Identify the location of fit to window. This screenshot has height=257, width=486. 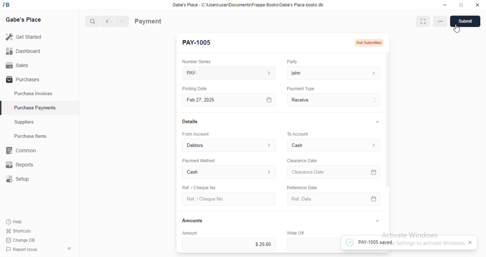
(423, 22).